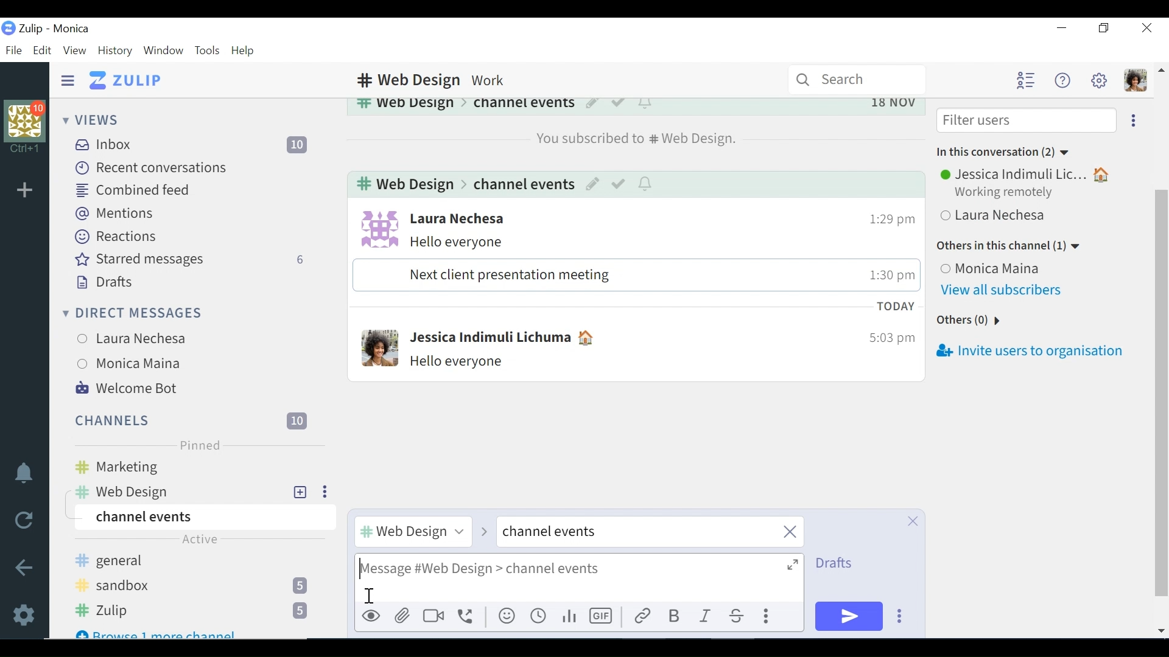 Image resolution: width=1169 pixels, height=657 pixels. What do you see at coordinates (592, 185) in the screenshot?
I see `edit` at bounding box center [592, 185].